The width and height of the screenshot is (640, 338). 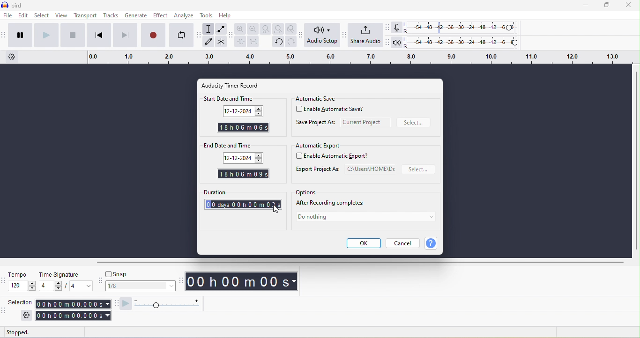 What do you see at coordinates (210, 43) in the screenshot?
I see `draw tool` at bounding box center [210, 43].